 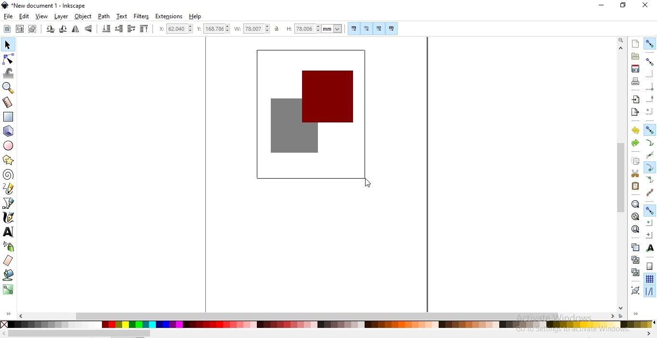 What do you see at coordinates (8, 102) in the screenshot?
I see `measurement tool` at bounding box center [8, 102].